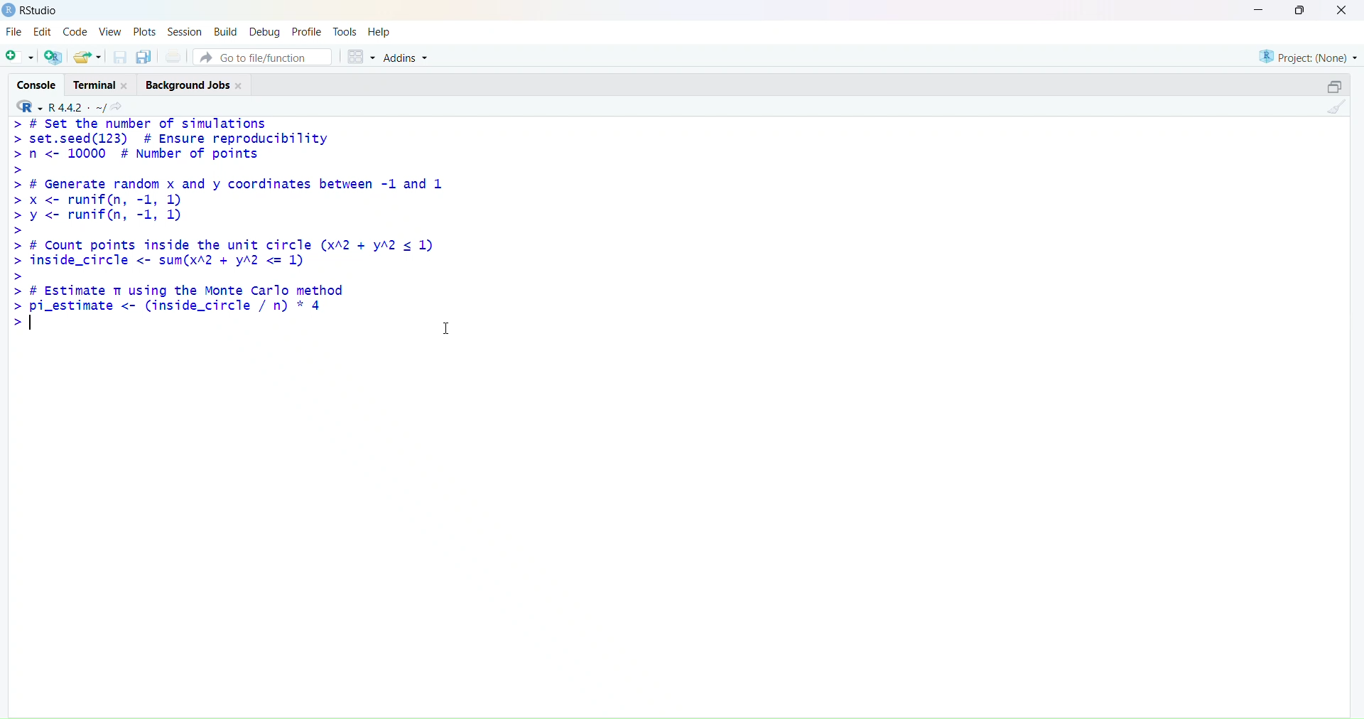 The image size is (1364, 719). What do you see at coordinates (267, 31) in the screenshot?
I see `Debug` at bounding box center [267, 31].